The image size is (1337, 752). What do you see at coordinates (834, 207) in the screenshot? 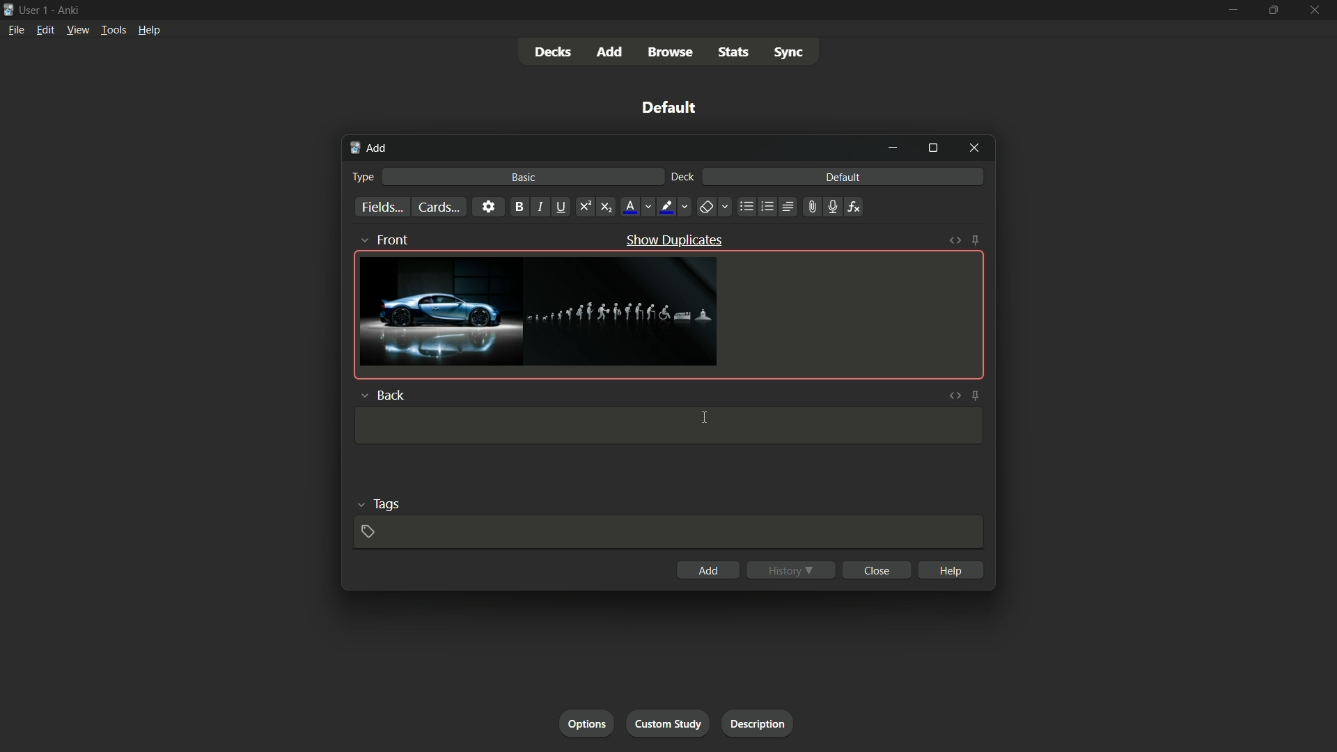
I see `record audio` at bounding box center [834, 207].